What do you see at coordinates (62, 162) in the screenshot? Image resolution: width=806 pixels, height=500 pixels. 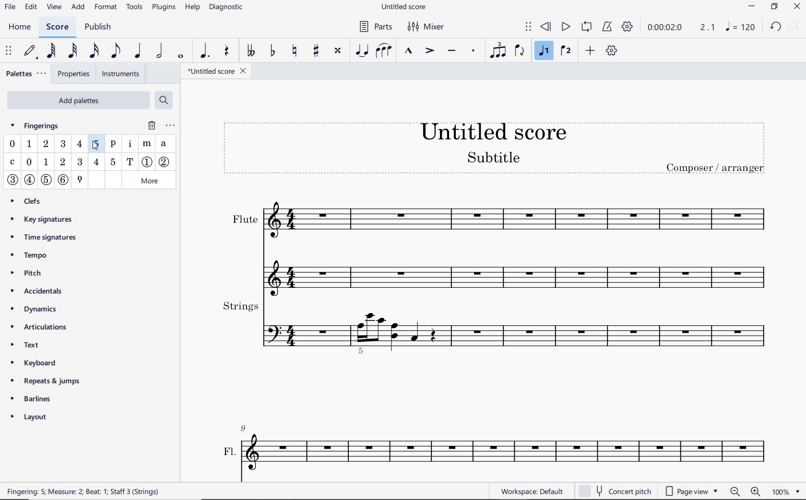 I see `LH GUITAR FINGERING ` at bounding box center [62, 162].